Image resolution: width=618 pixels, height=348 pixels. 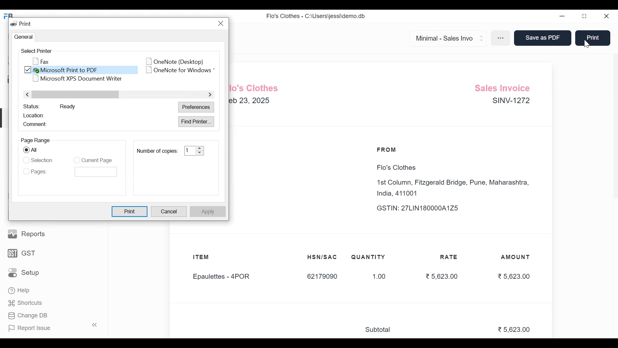 What do you see at coordinates (209, 95) in the screenshot?
I see `Scroll Right` at bounding box center [209, 95].